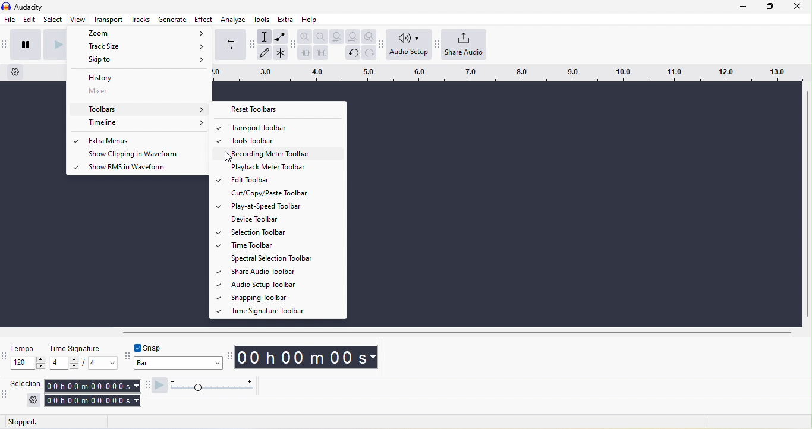  What do you see at coordinates (108, 19) in the screenshot?
I see `transport` at bounding box center [108, 19].